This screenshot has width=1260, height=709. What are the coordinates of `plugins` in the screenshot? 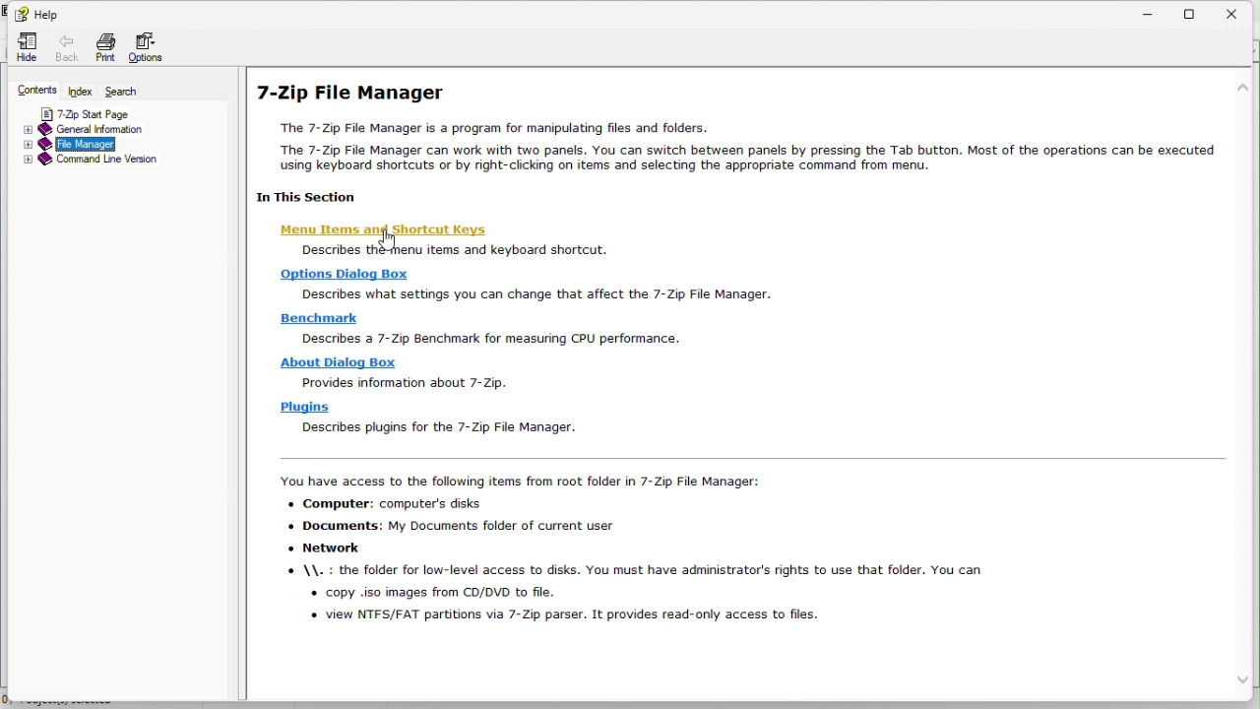 It's located at (308, 409).